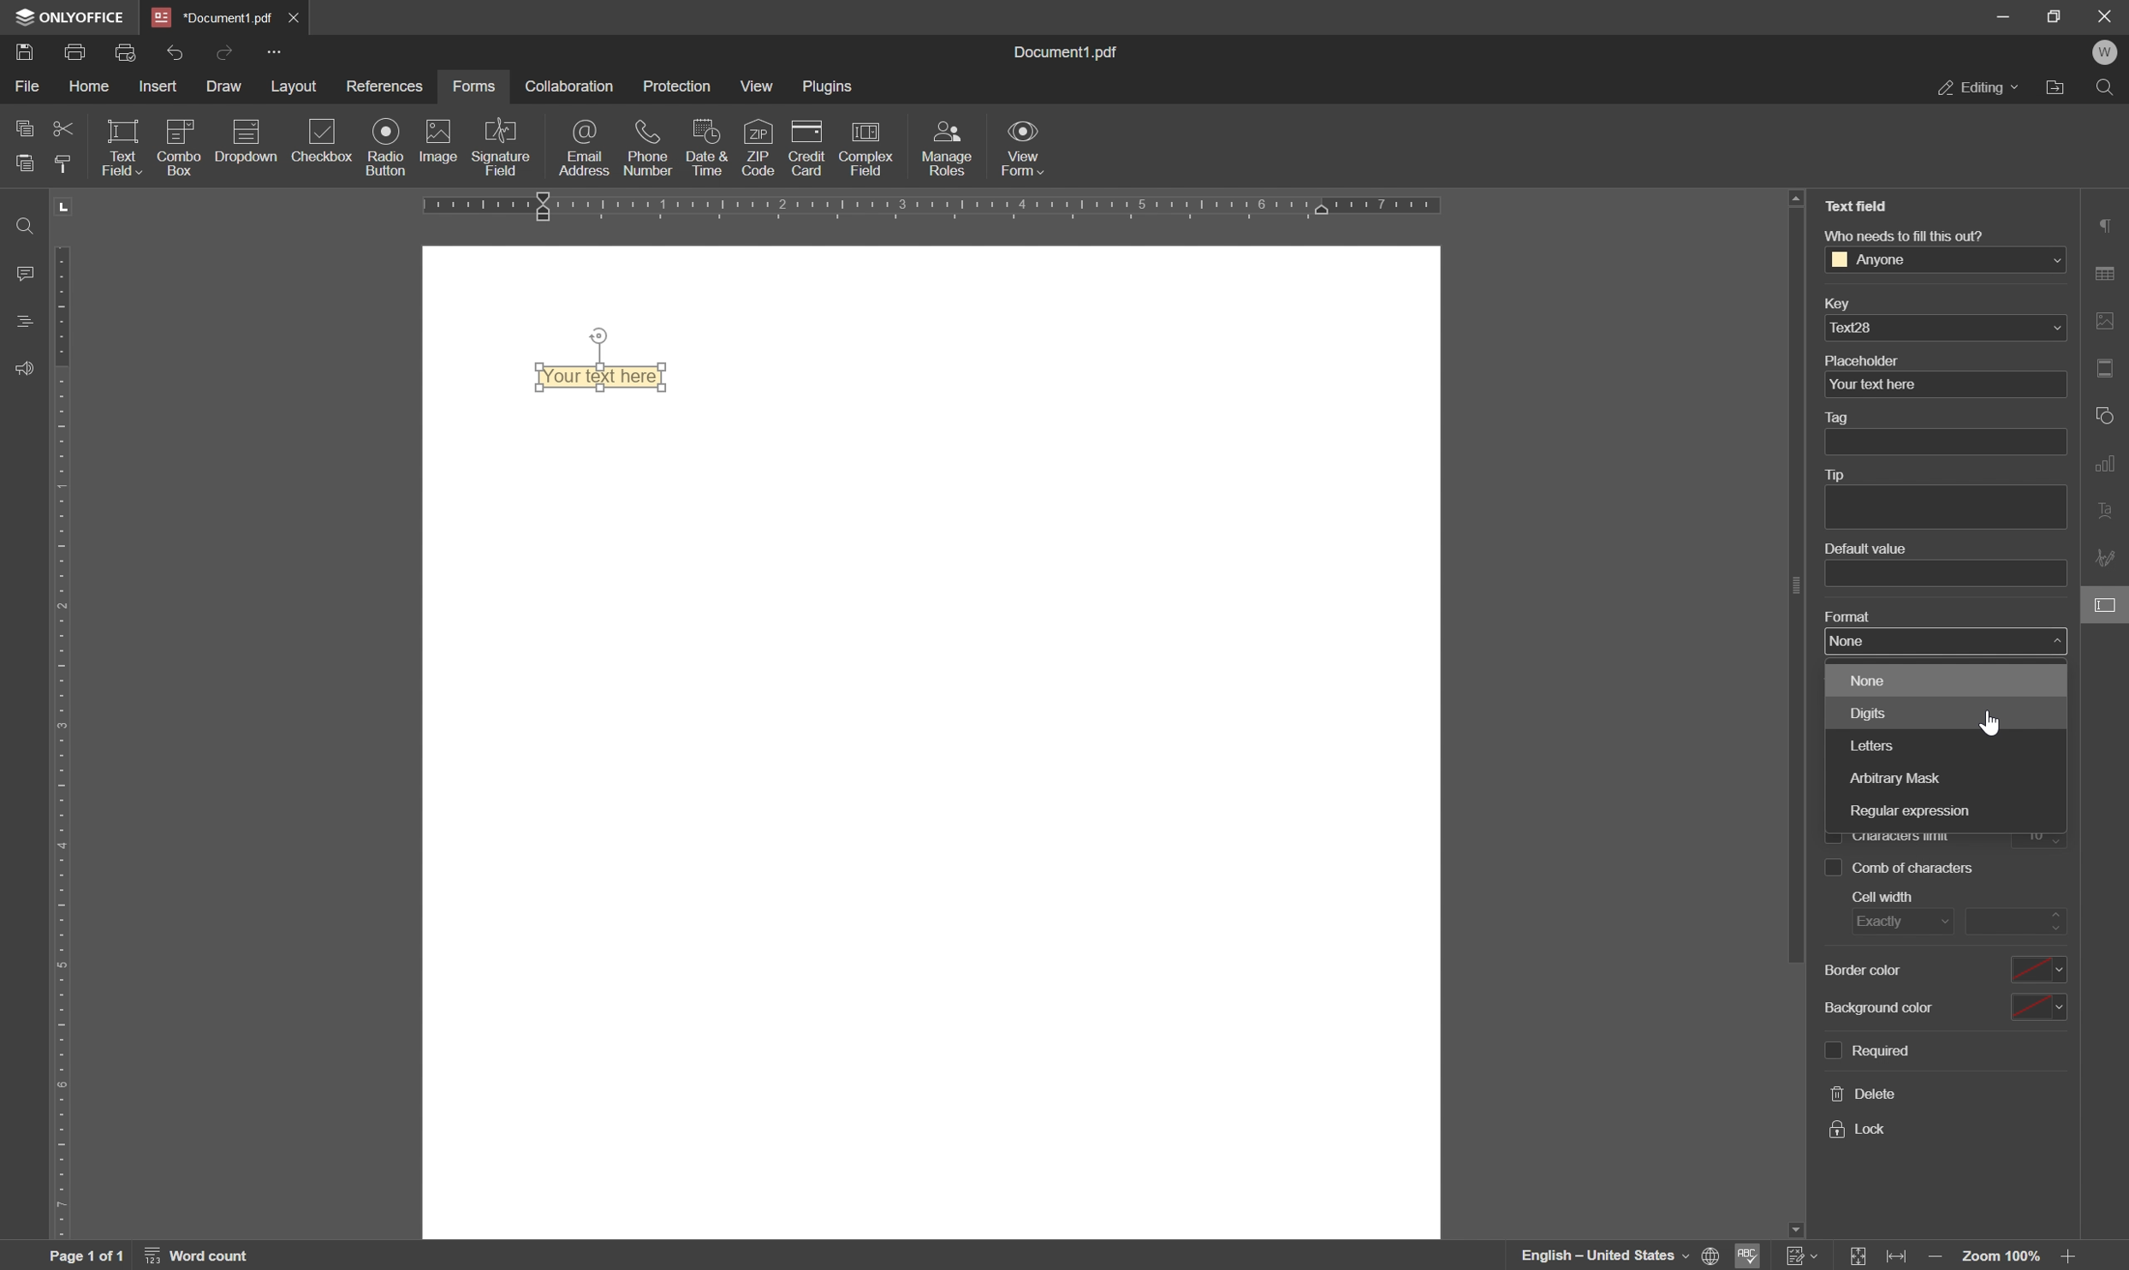  I want to click on editing, so click(1978, 89).